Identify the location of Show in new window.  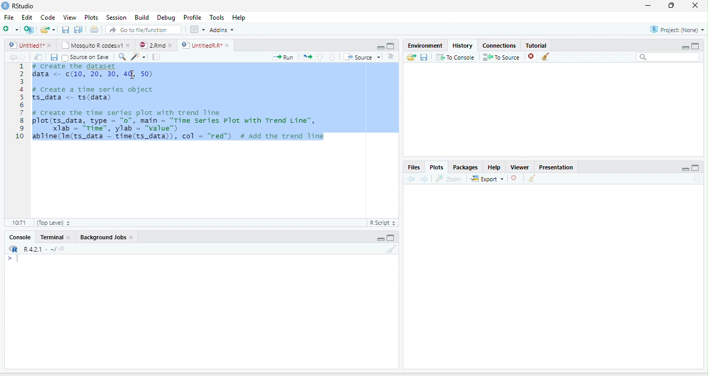
(38, 56).